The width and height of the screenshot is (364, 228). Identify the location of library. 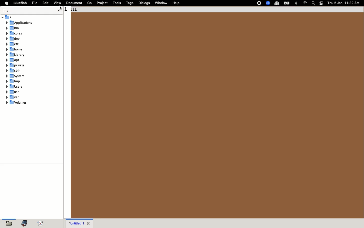
(16, 55).